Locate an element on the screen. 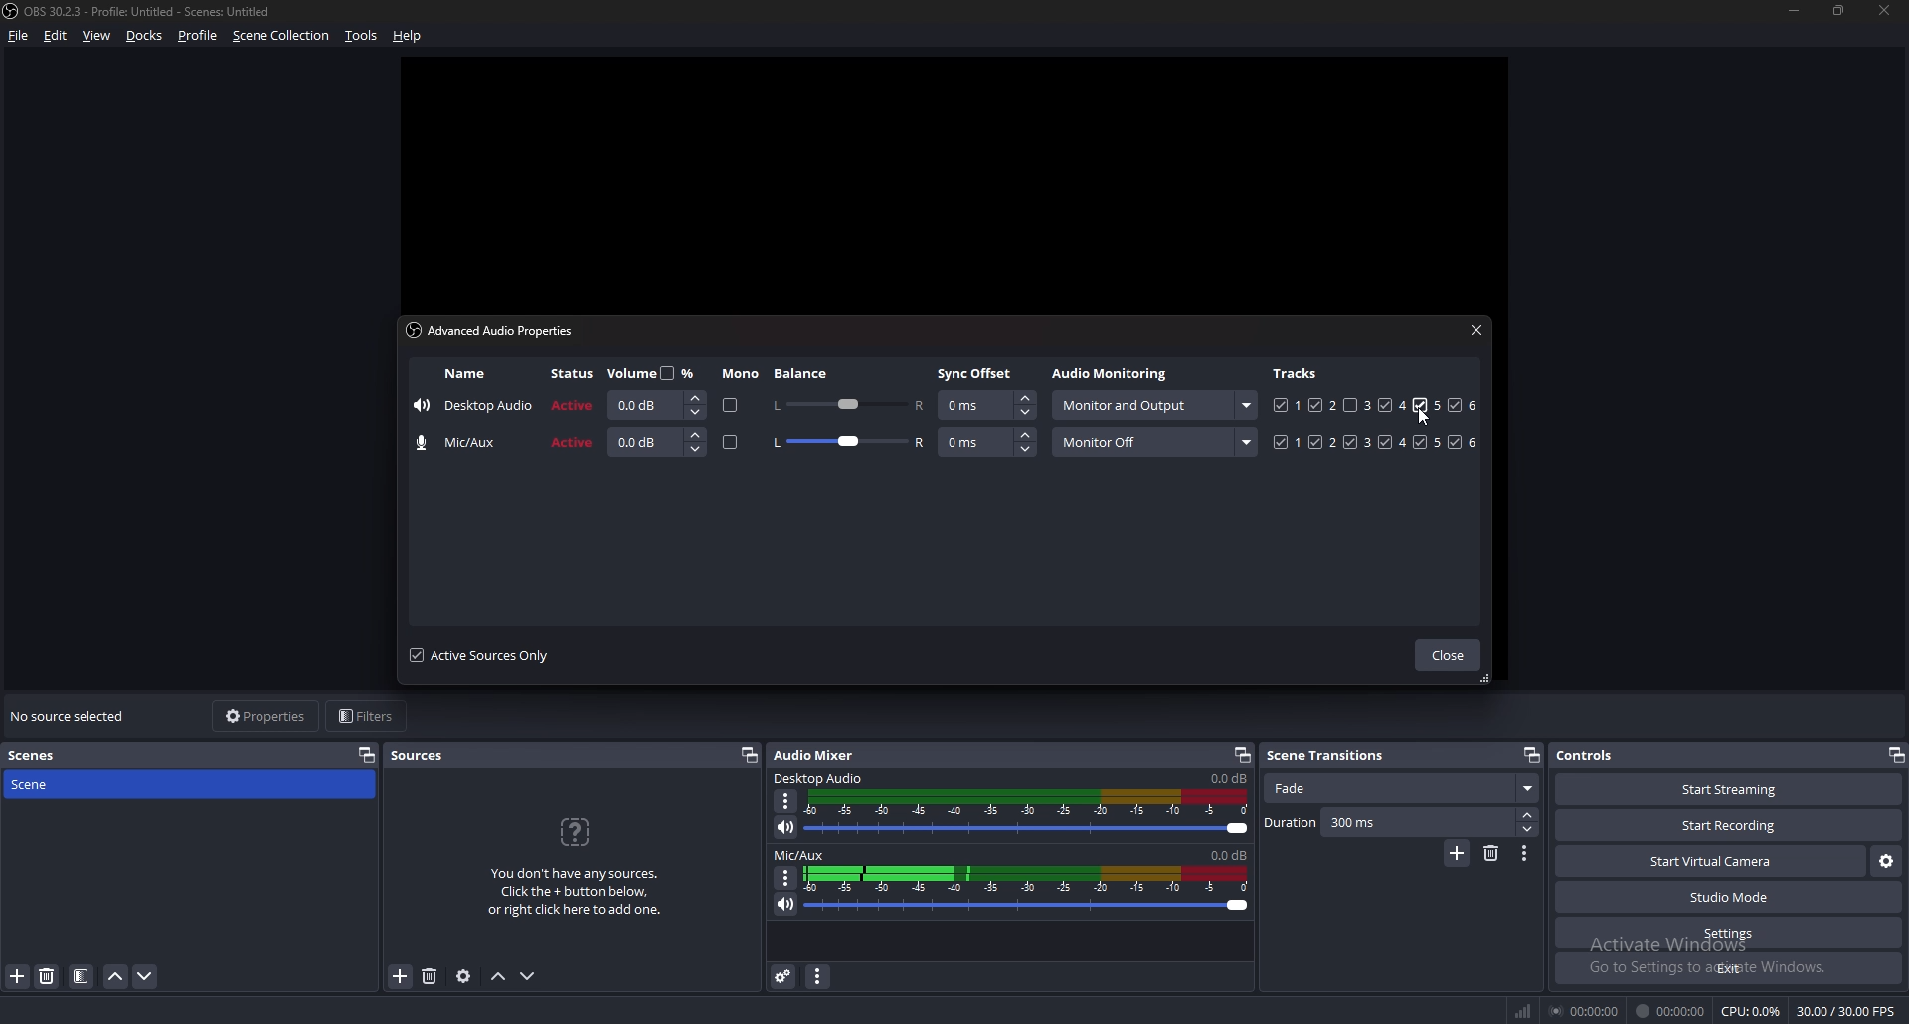 The width and height of the screenshot is (1909, 1024). add scene is located at coordinates (1457, 854).